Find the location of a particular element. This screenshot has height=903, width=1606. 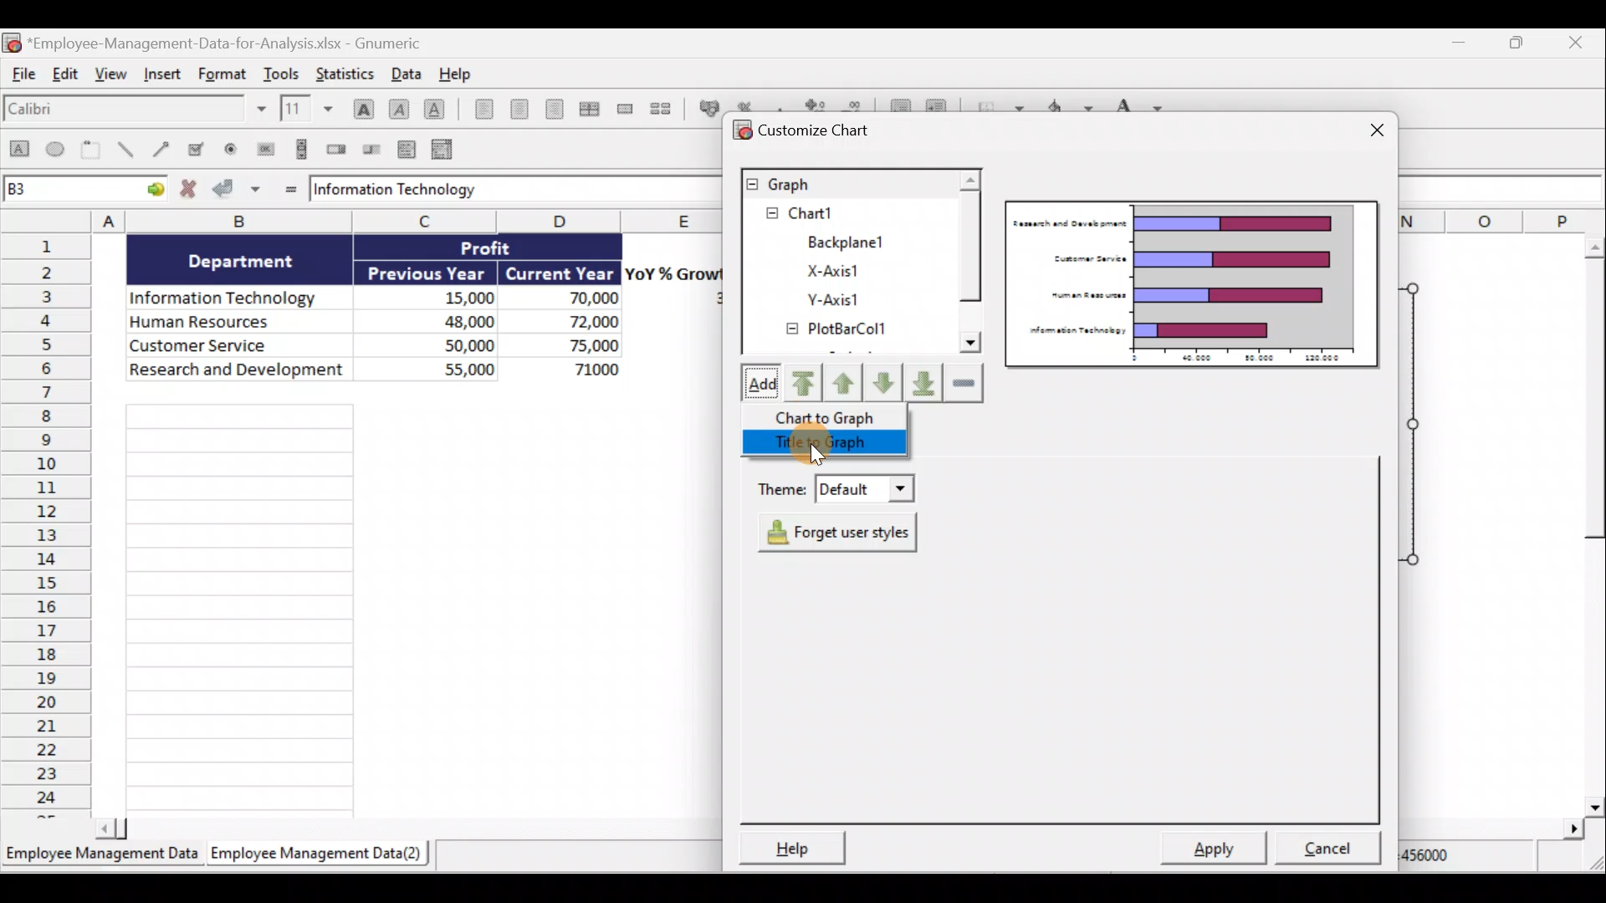

Title to graph is located at coordinates (824, 445).